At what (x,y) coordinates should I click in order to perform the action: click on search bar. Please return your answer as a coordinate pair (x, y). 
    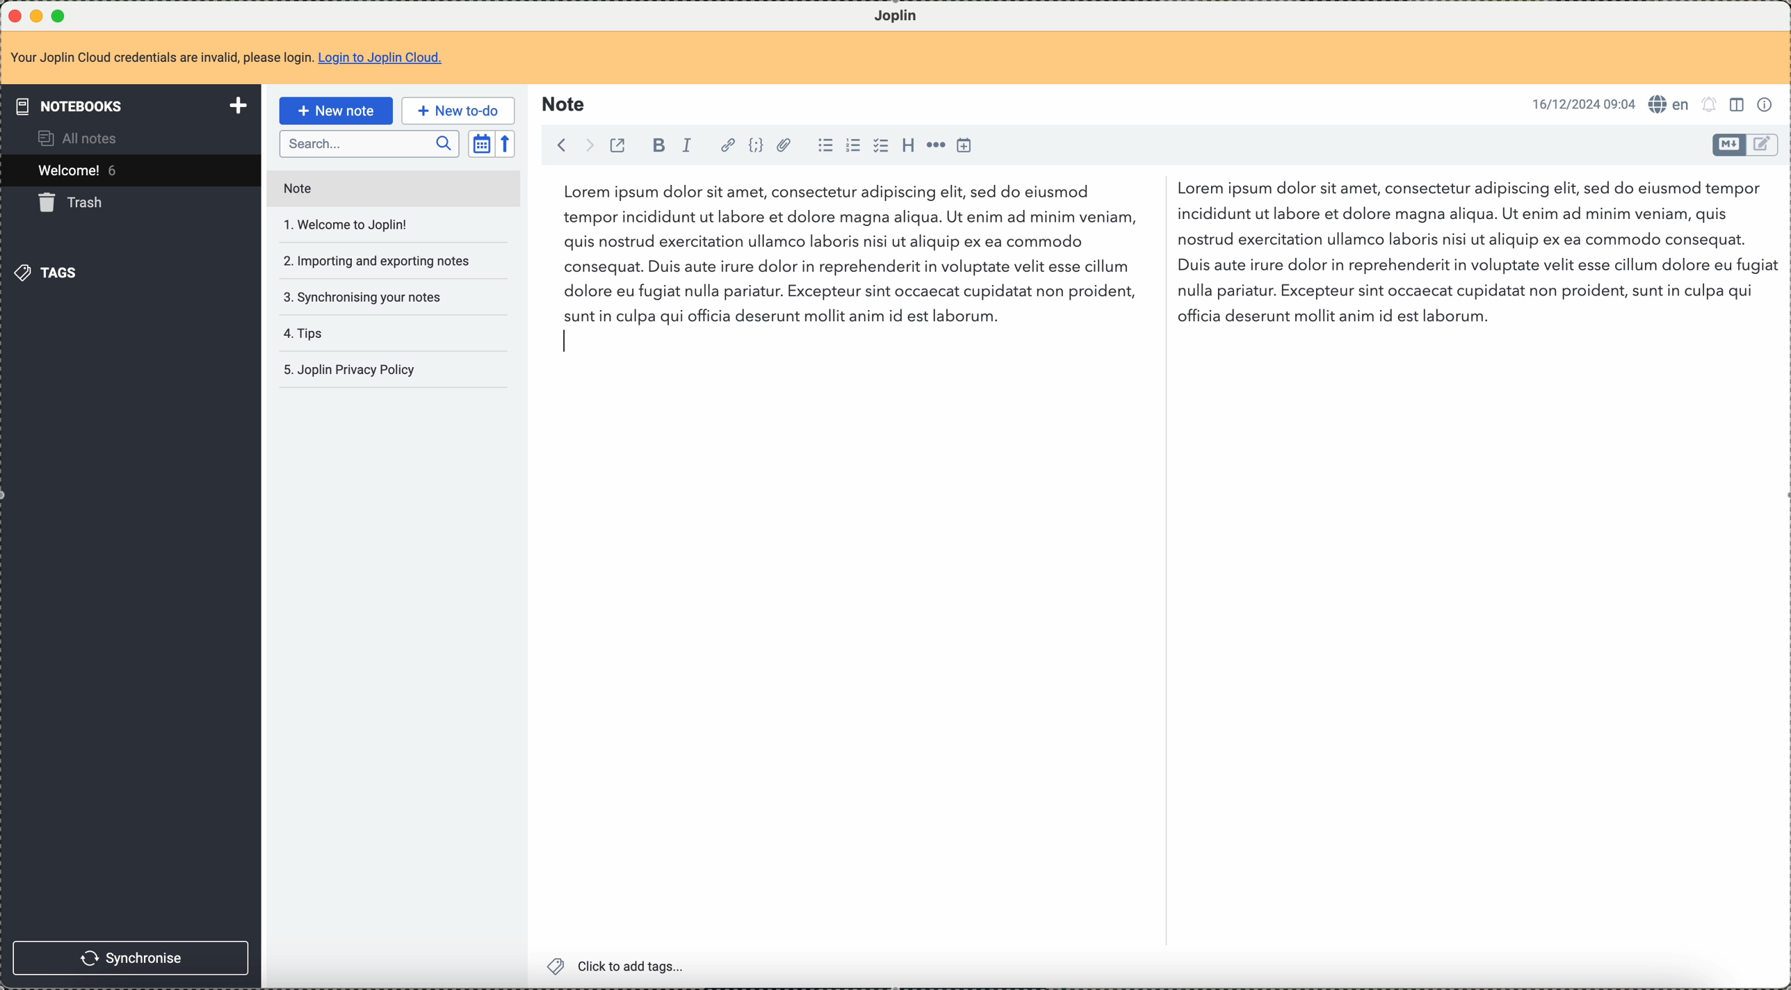
    Looking at the image, I should click on (368, 144).